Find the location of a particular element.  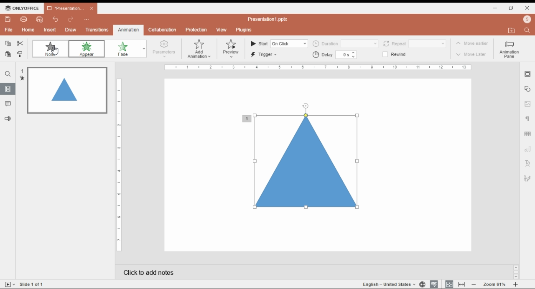

animation duration is located at coordinates (345, 44).